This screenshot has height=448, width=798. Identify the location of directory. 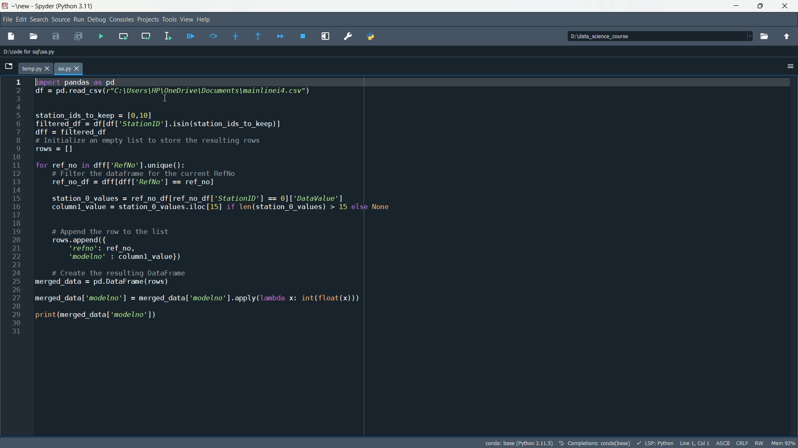
(656, 35).